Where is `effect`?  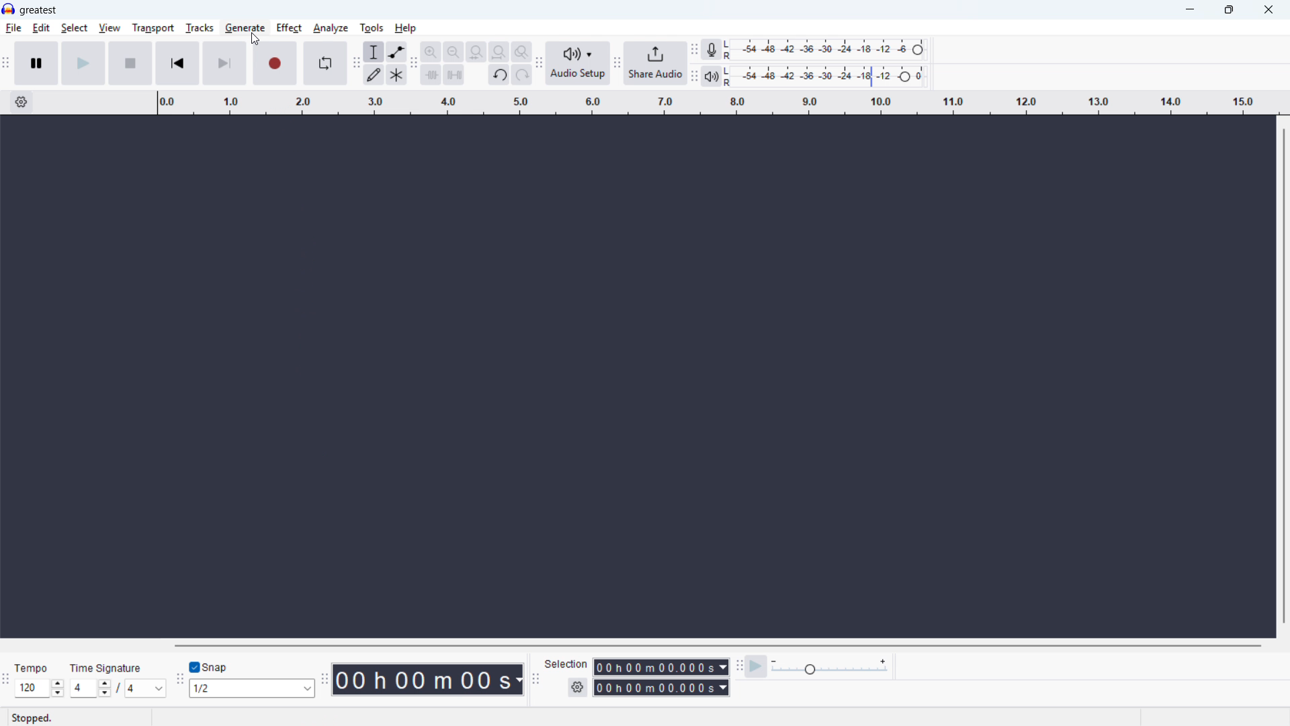 effect is located at coordinates (290, 28).